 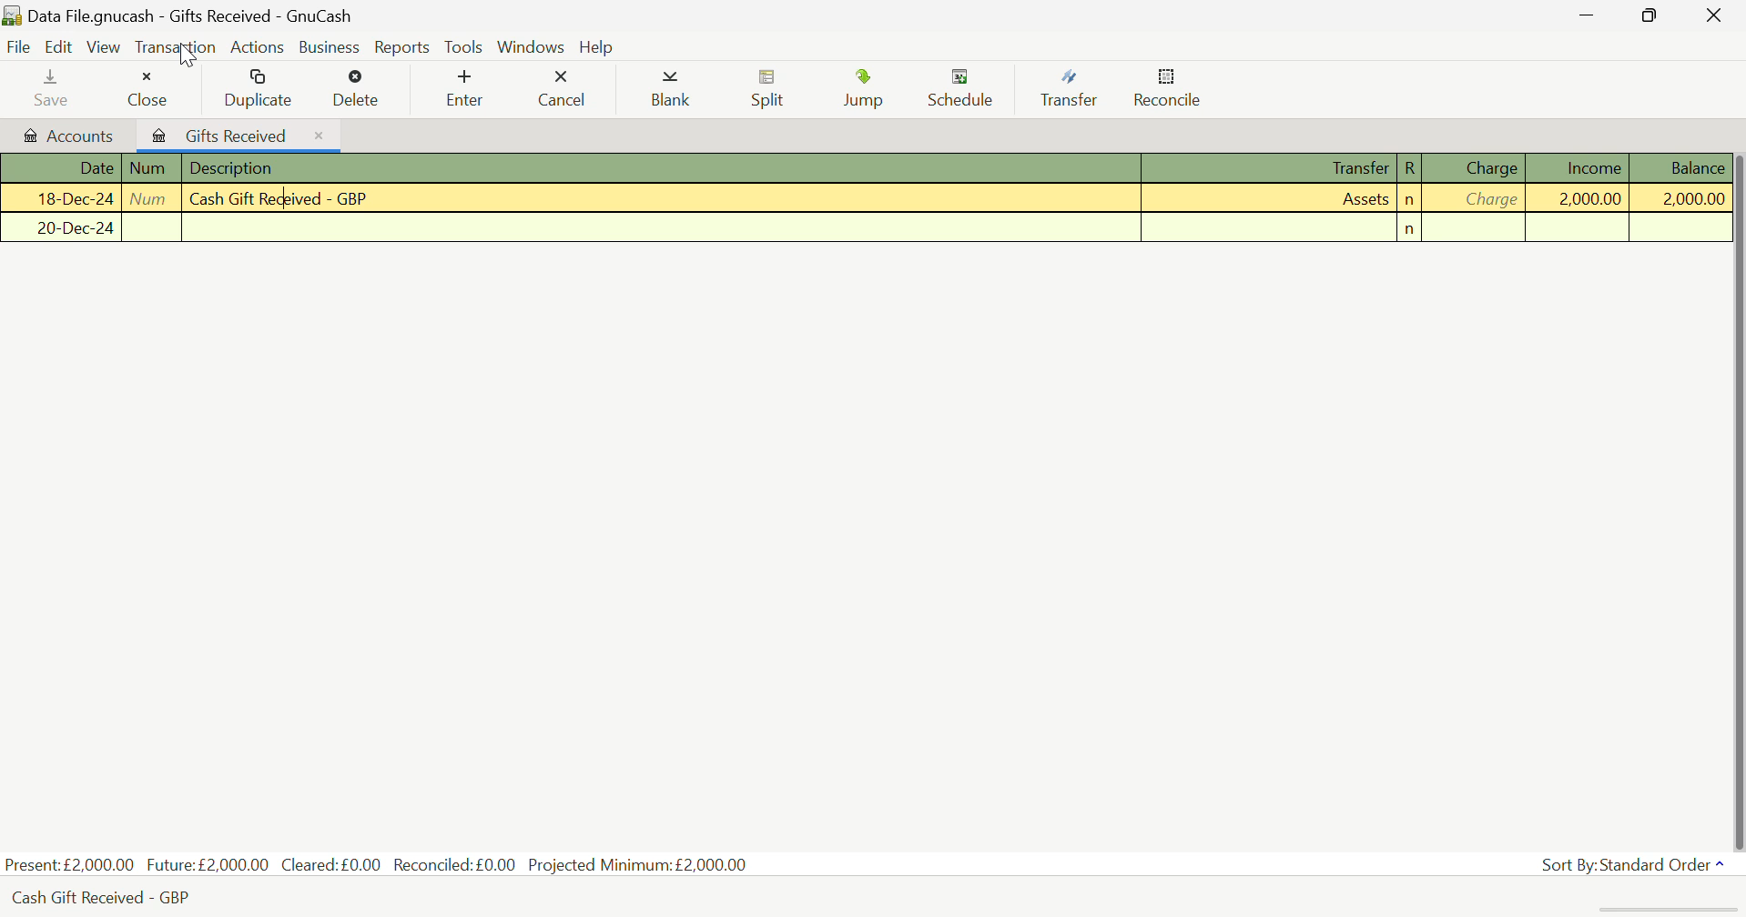 What do you see at coordinates (663, 169) in the screenshot?
I see `Description` at bounding box center [663, 169].